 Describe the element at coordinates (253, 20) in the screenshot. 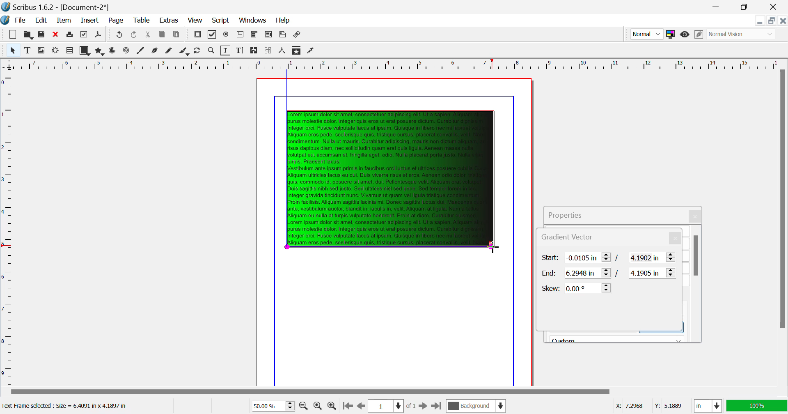

I see `Windows` at that location.